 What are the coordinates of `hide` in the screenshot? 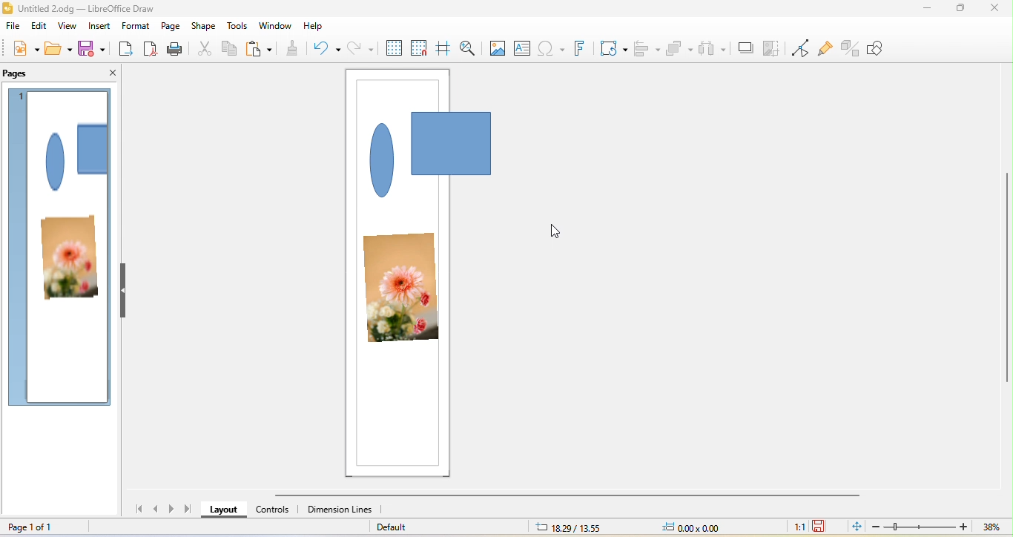 It's located at (122, 291).